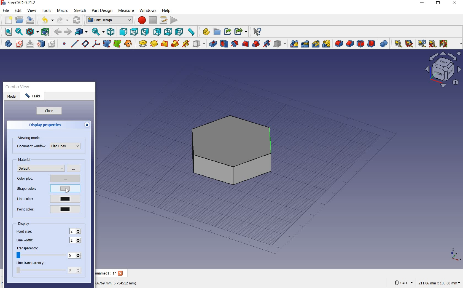 The height and width of the screenshot is (288, 463). What do you see at coordinates (96, 44) in the screenshot?
I see `create a local coordinate system` at bounding box center [96, 44].